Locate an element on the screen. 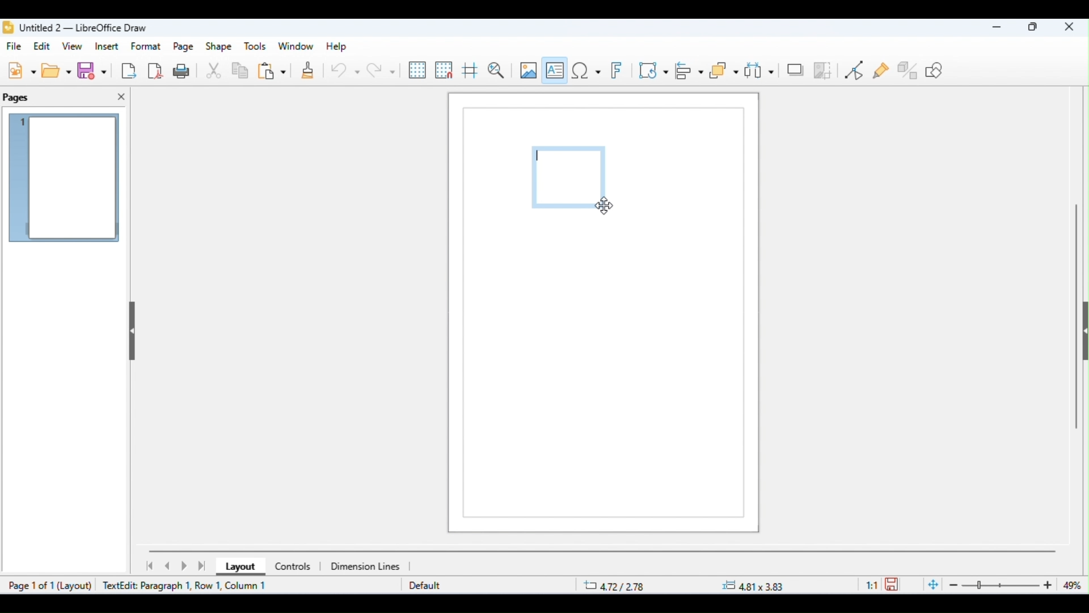  export as pdf is located at coordinates (156, 70).